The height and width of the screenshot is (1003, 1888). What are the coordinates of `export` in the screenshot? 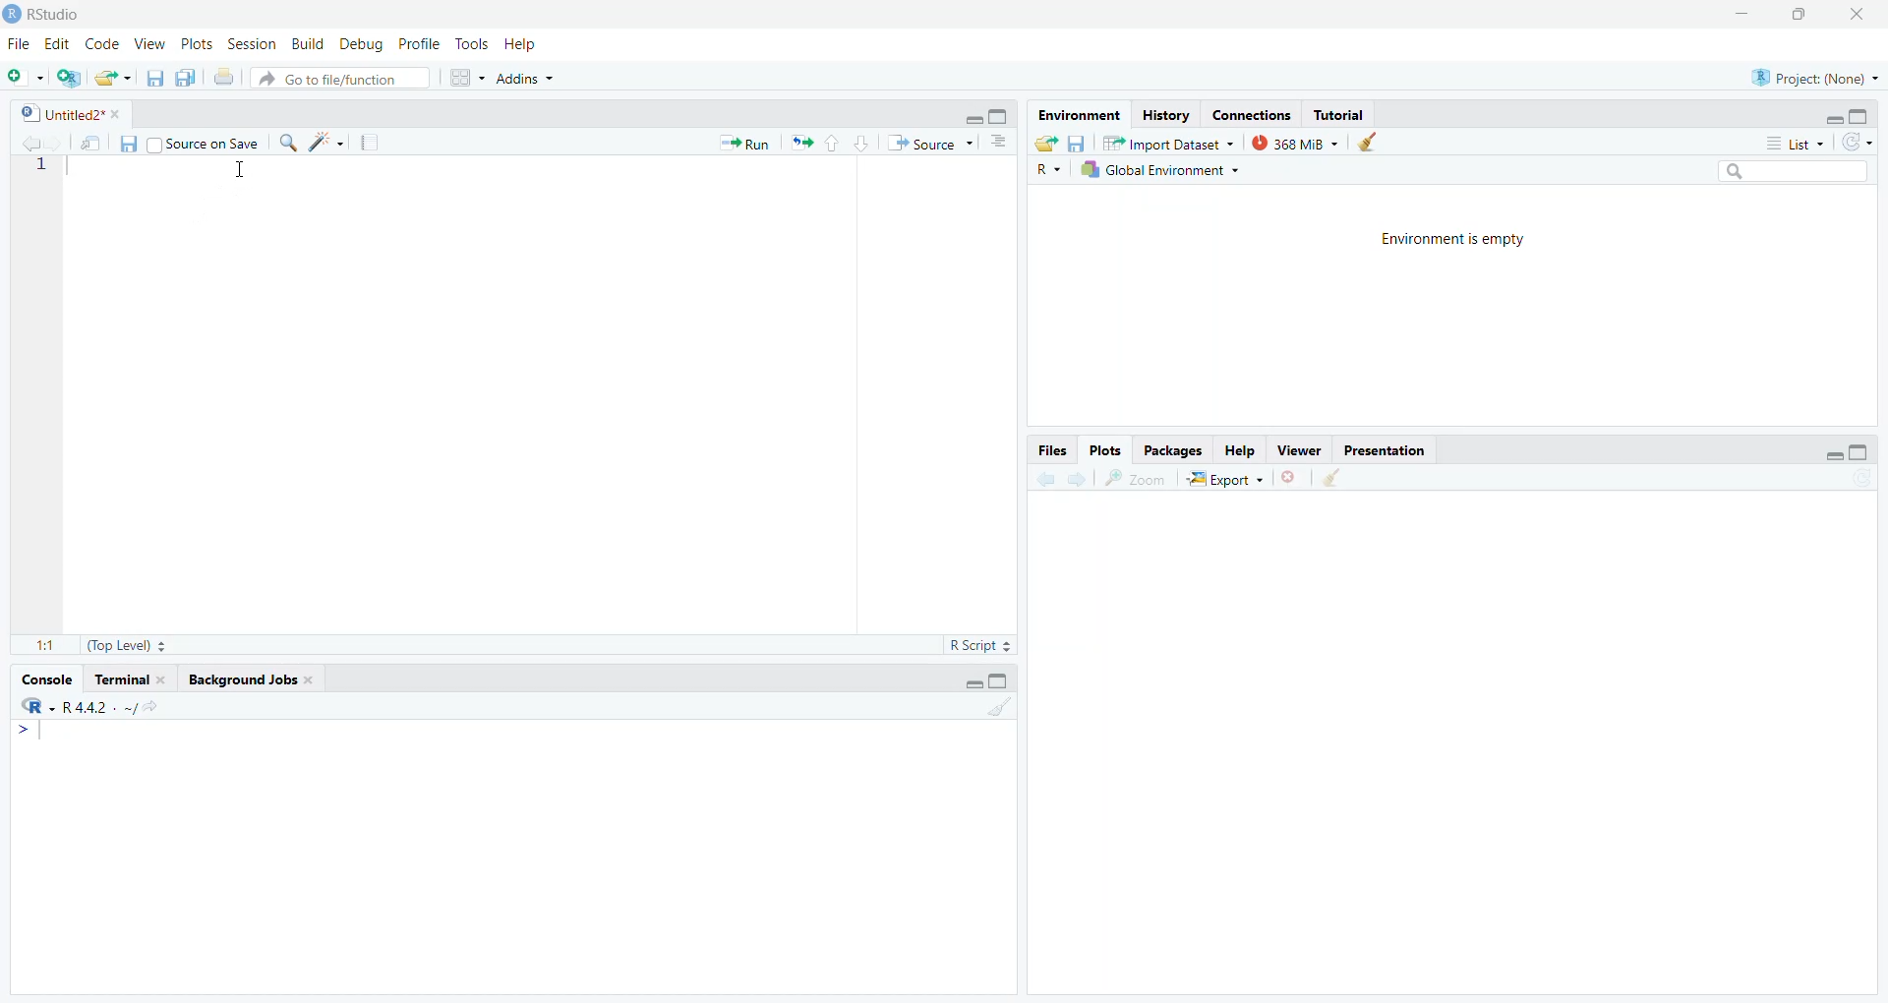 It's located at (801, 144).